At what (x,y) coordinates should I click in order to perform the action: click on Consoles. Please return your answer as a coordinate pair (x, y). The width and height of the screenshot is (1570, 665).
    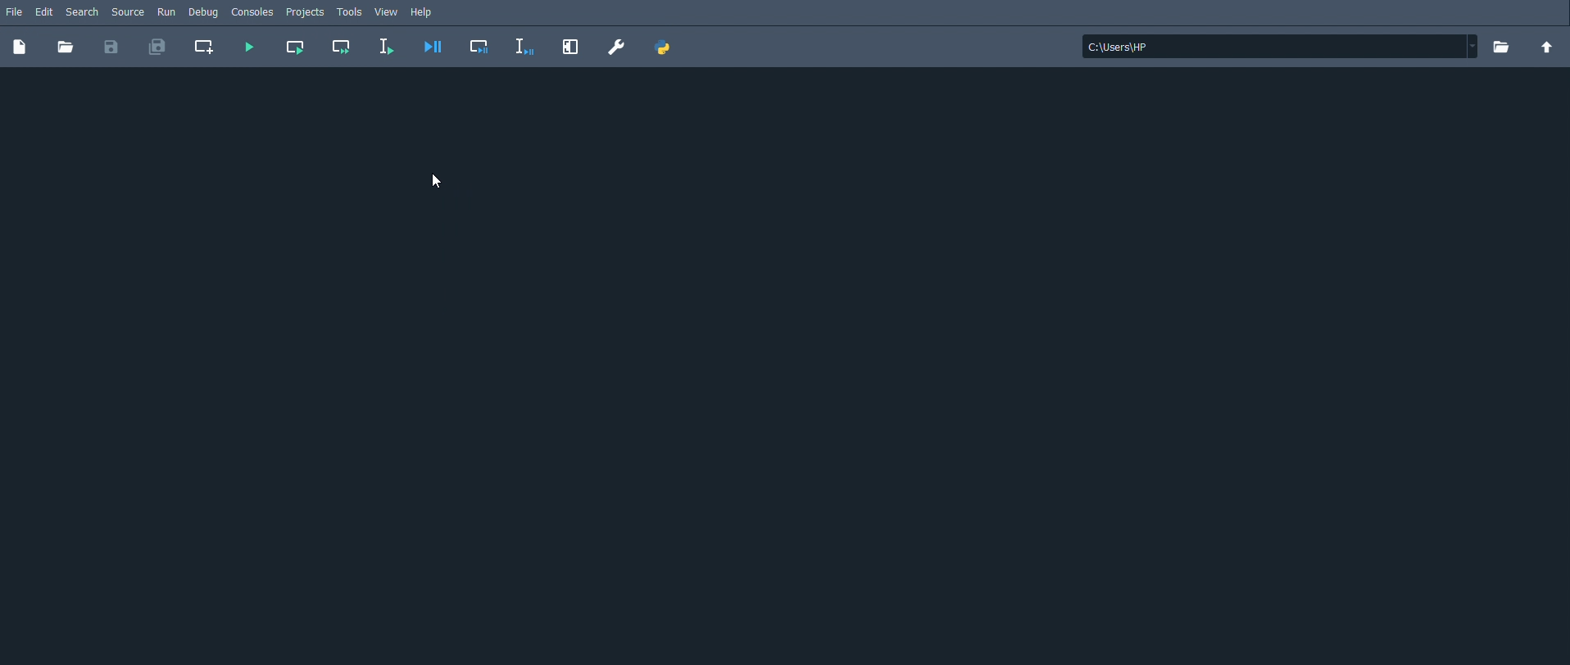
    Looking at the image, I should click on (254, 13).